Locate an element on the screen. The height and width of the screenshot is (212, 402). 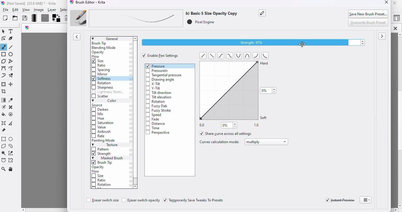
polygon tool is located at coordinates (4, 61).